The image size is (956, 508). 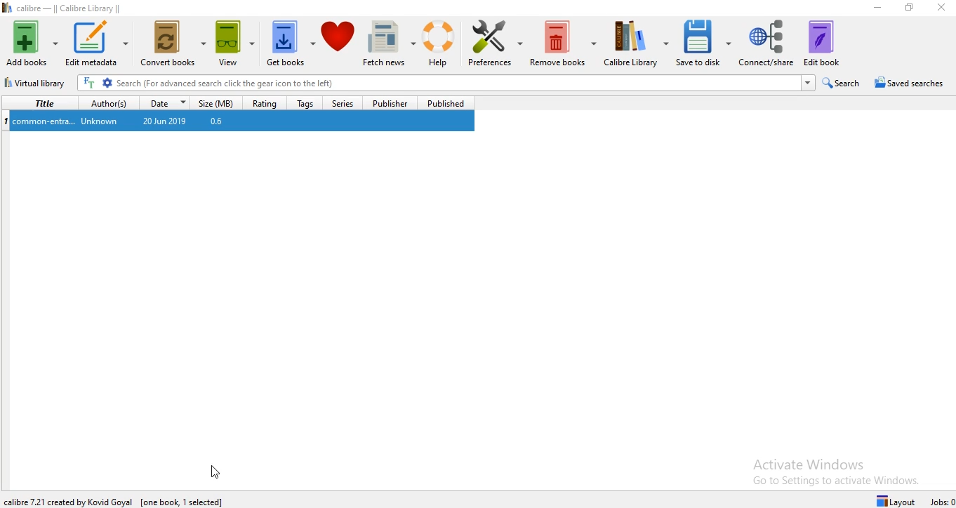 I want to click on 0.6, so click(x=216, y=122).